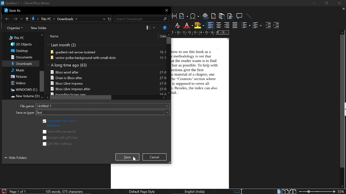 The image size is (346, 194). What do you see at coordinates (278, 191) in the screenshot?
I see `single page view` at bounding box center [278, 191].